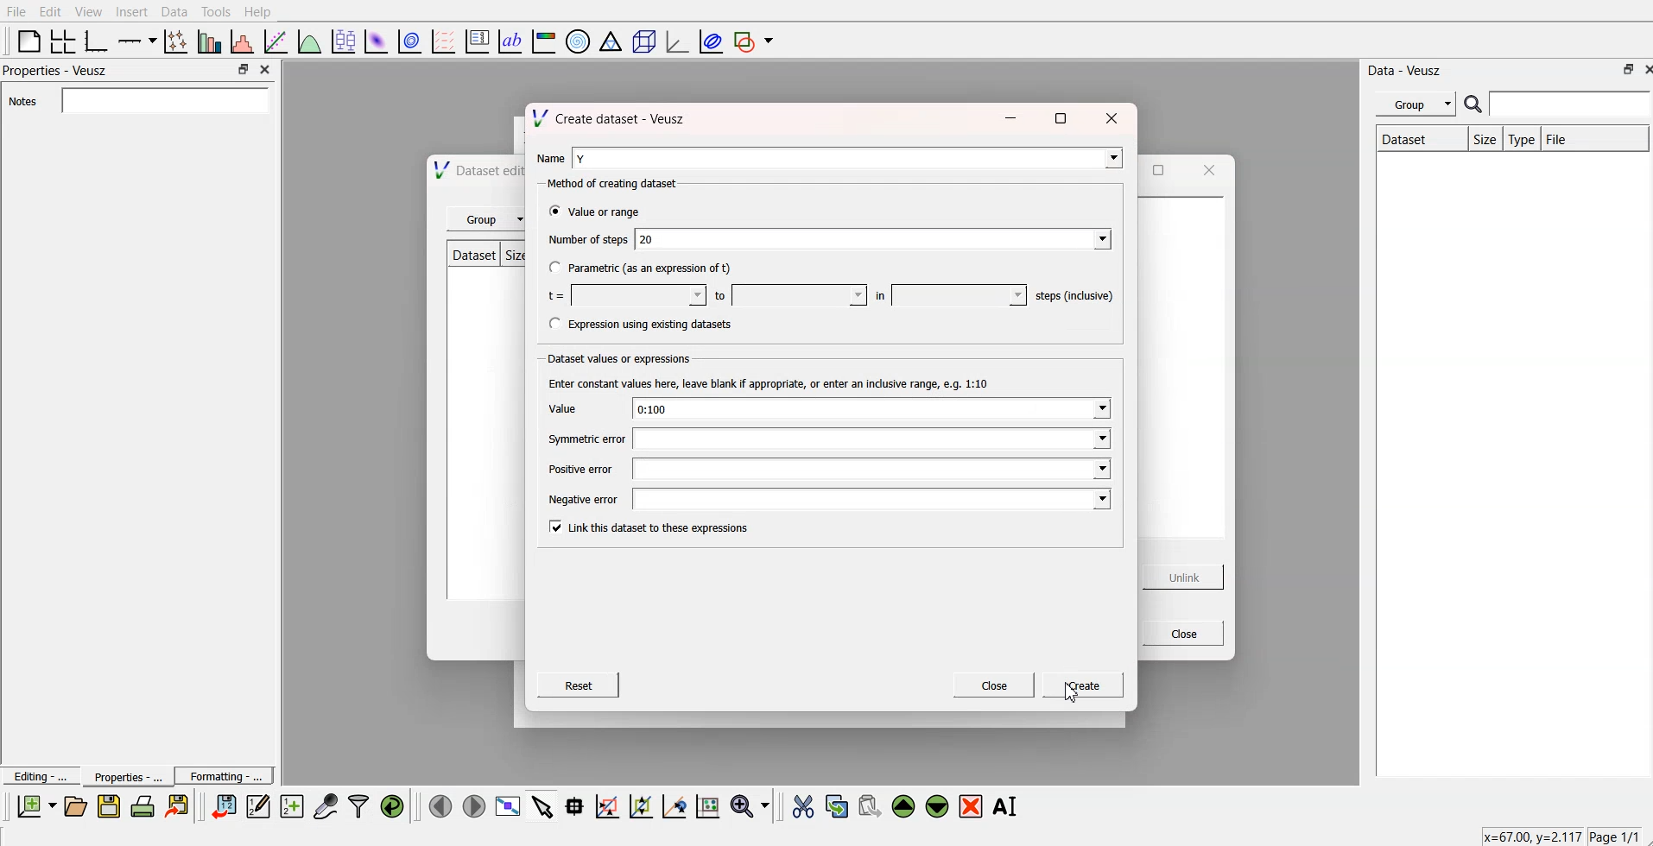 This screenshot has width=1653, height=846. What do you see at coordinates (1553, 836) in the screenshot?
I see `x=67.00 , y=2.117 page 1/1` at bounding box center [1553, 836].